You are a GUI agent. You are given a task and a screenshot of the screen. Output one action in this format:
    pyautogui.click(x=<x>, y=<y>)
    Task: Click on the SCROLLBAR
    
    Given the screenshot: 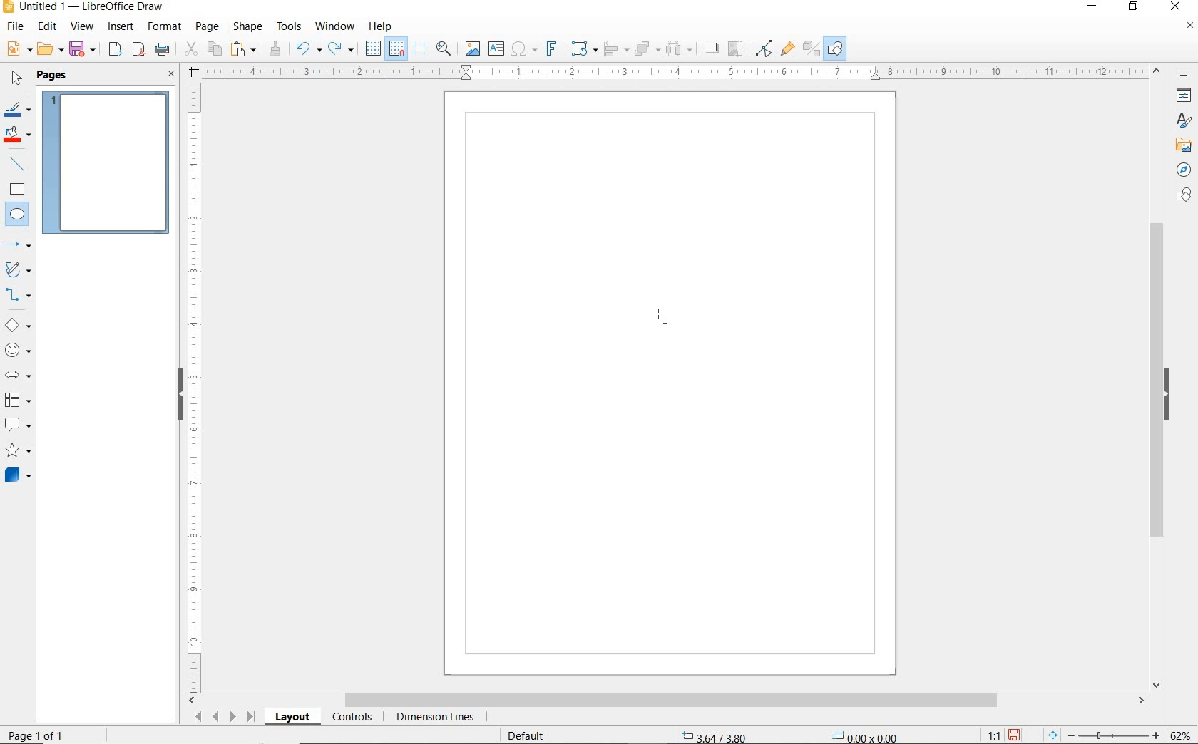 What is the action you would take?
    pyautogui.click(x=667, y=701)
    